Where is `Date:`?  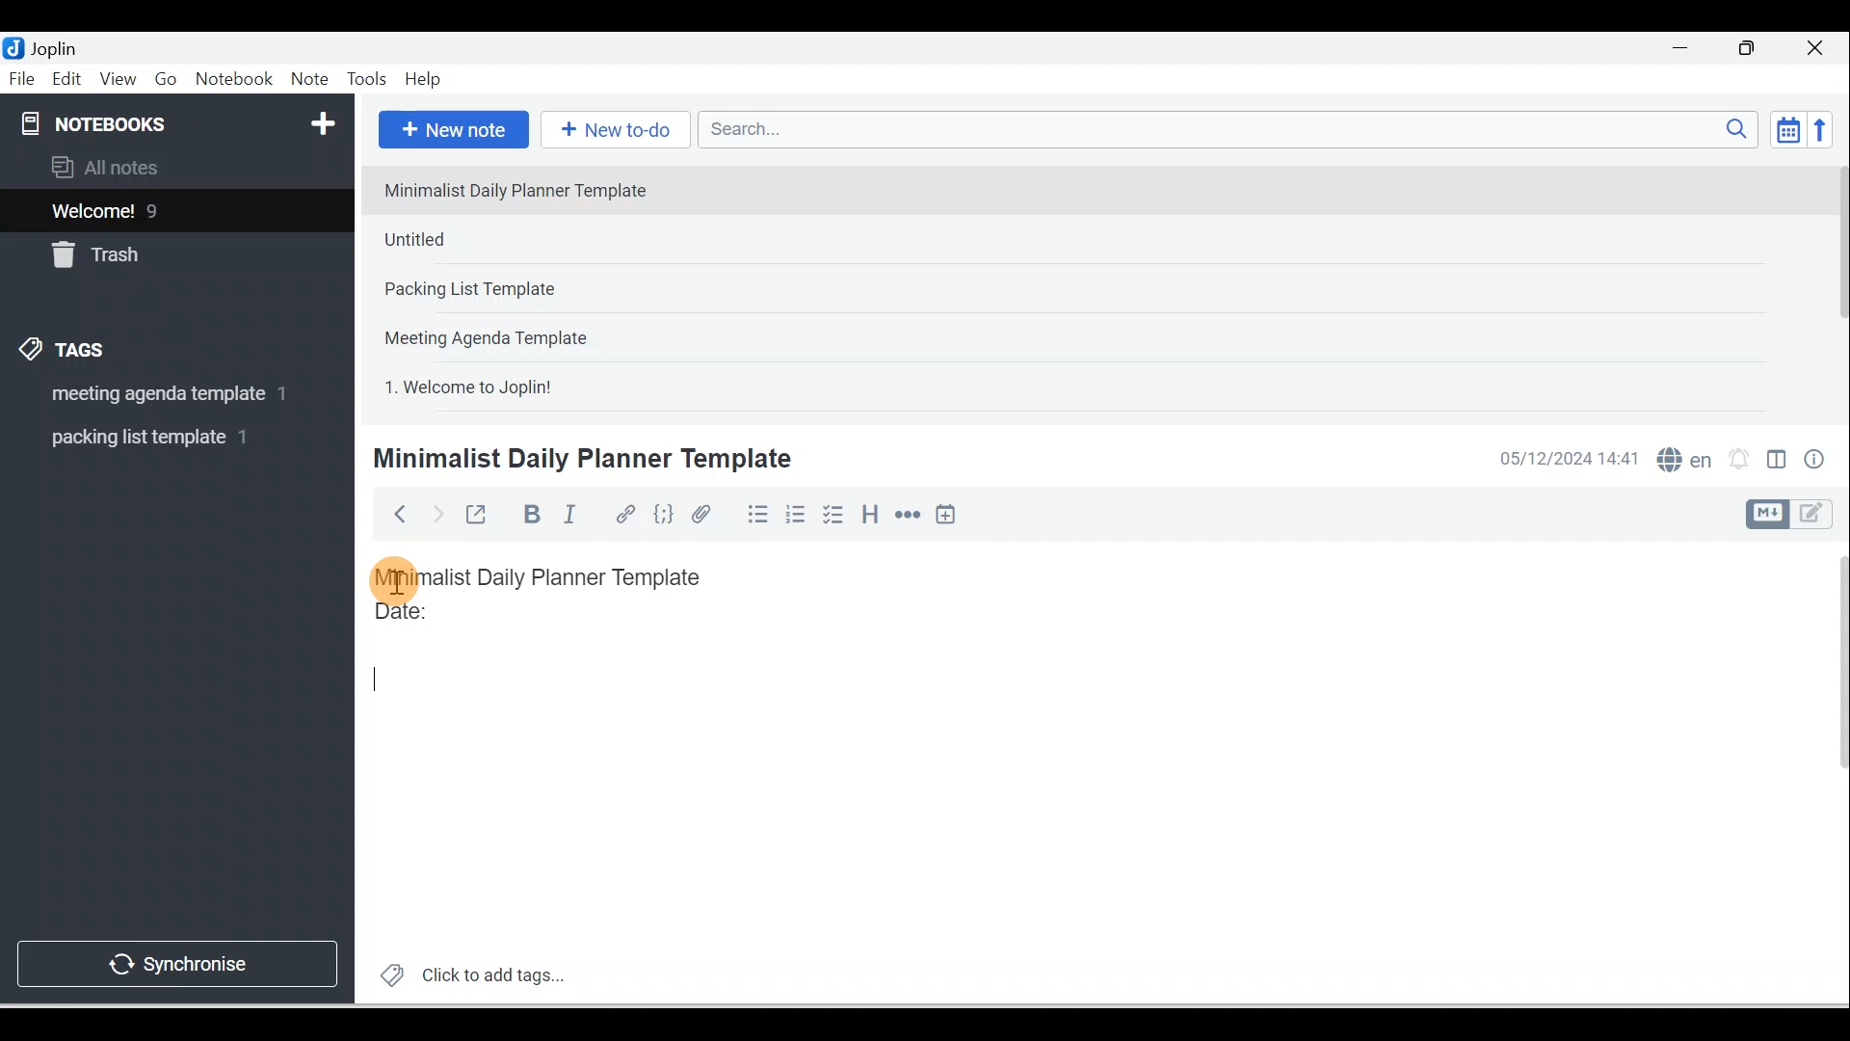 Date: is located at coordinates (456, 620).